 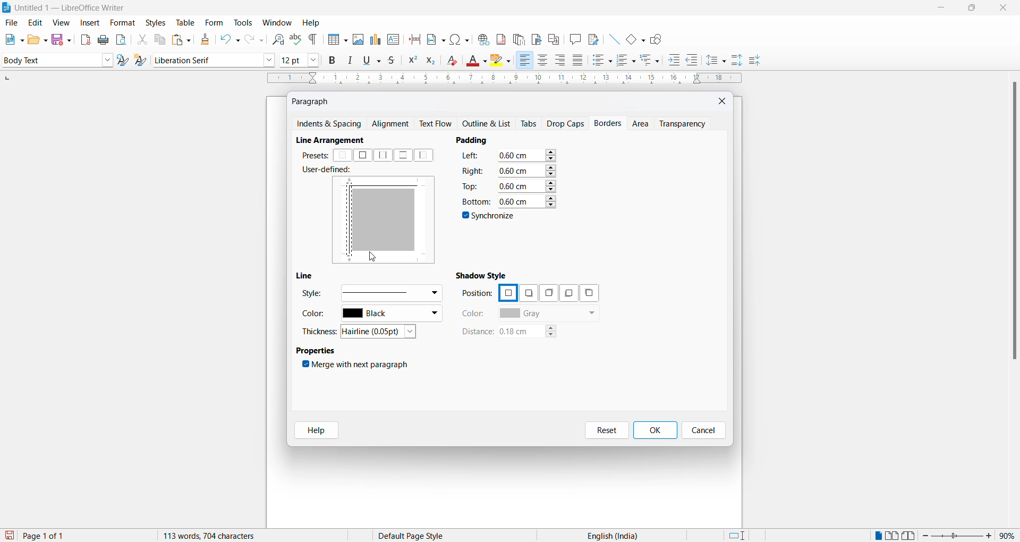 What do you see at coordinates (358, 39) in the screenshot?
I see `insert image` at bounding box center [358, 39].